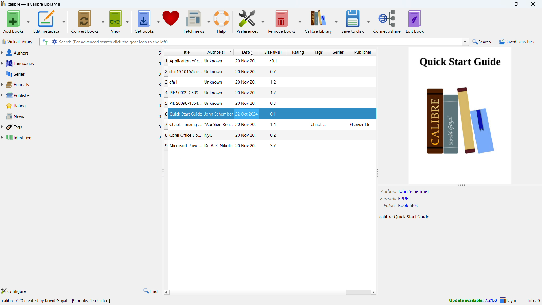  I want to click on cursor, so click(252, 53).